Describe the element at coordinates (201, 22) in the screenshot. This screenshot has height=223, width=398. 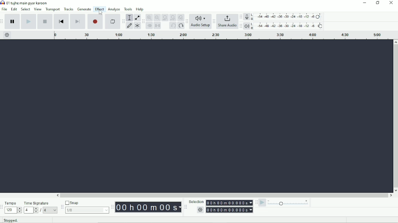
I see `Audio Setup` at that location.